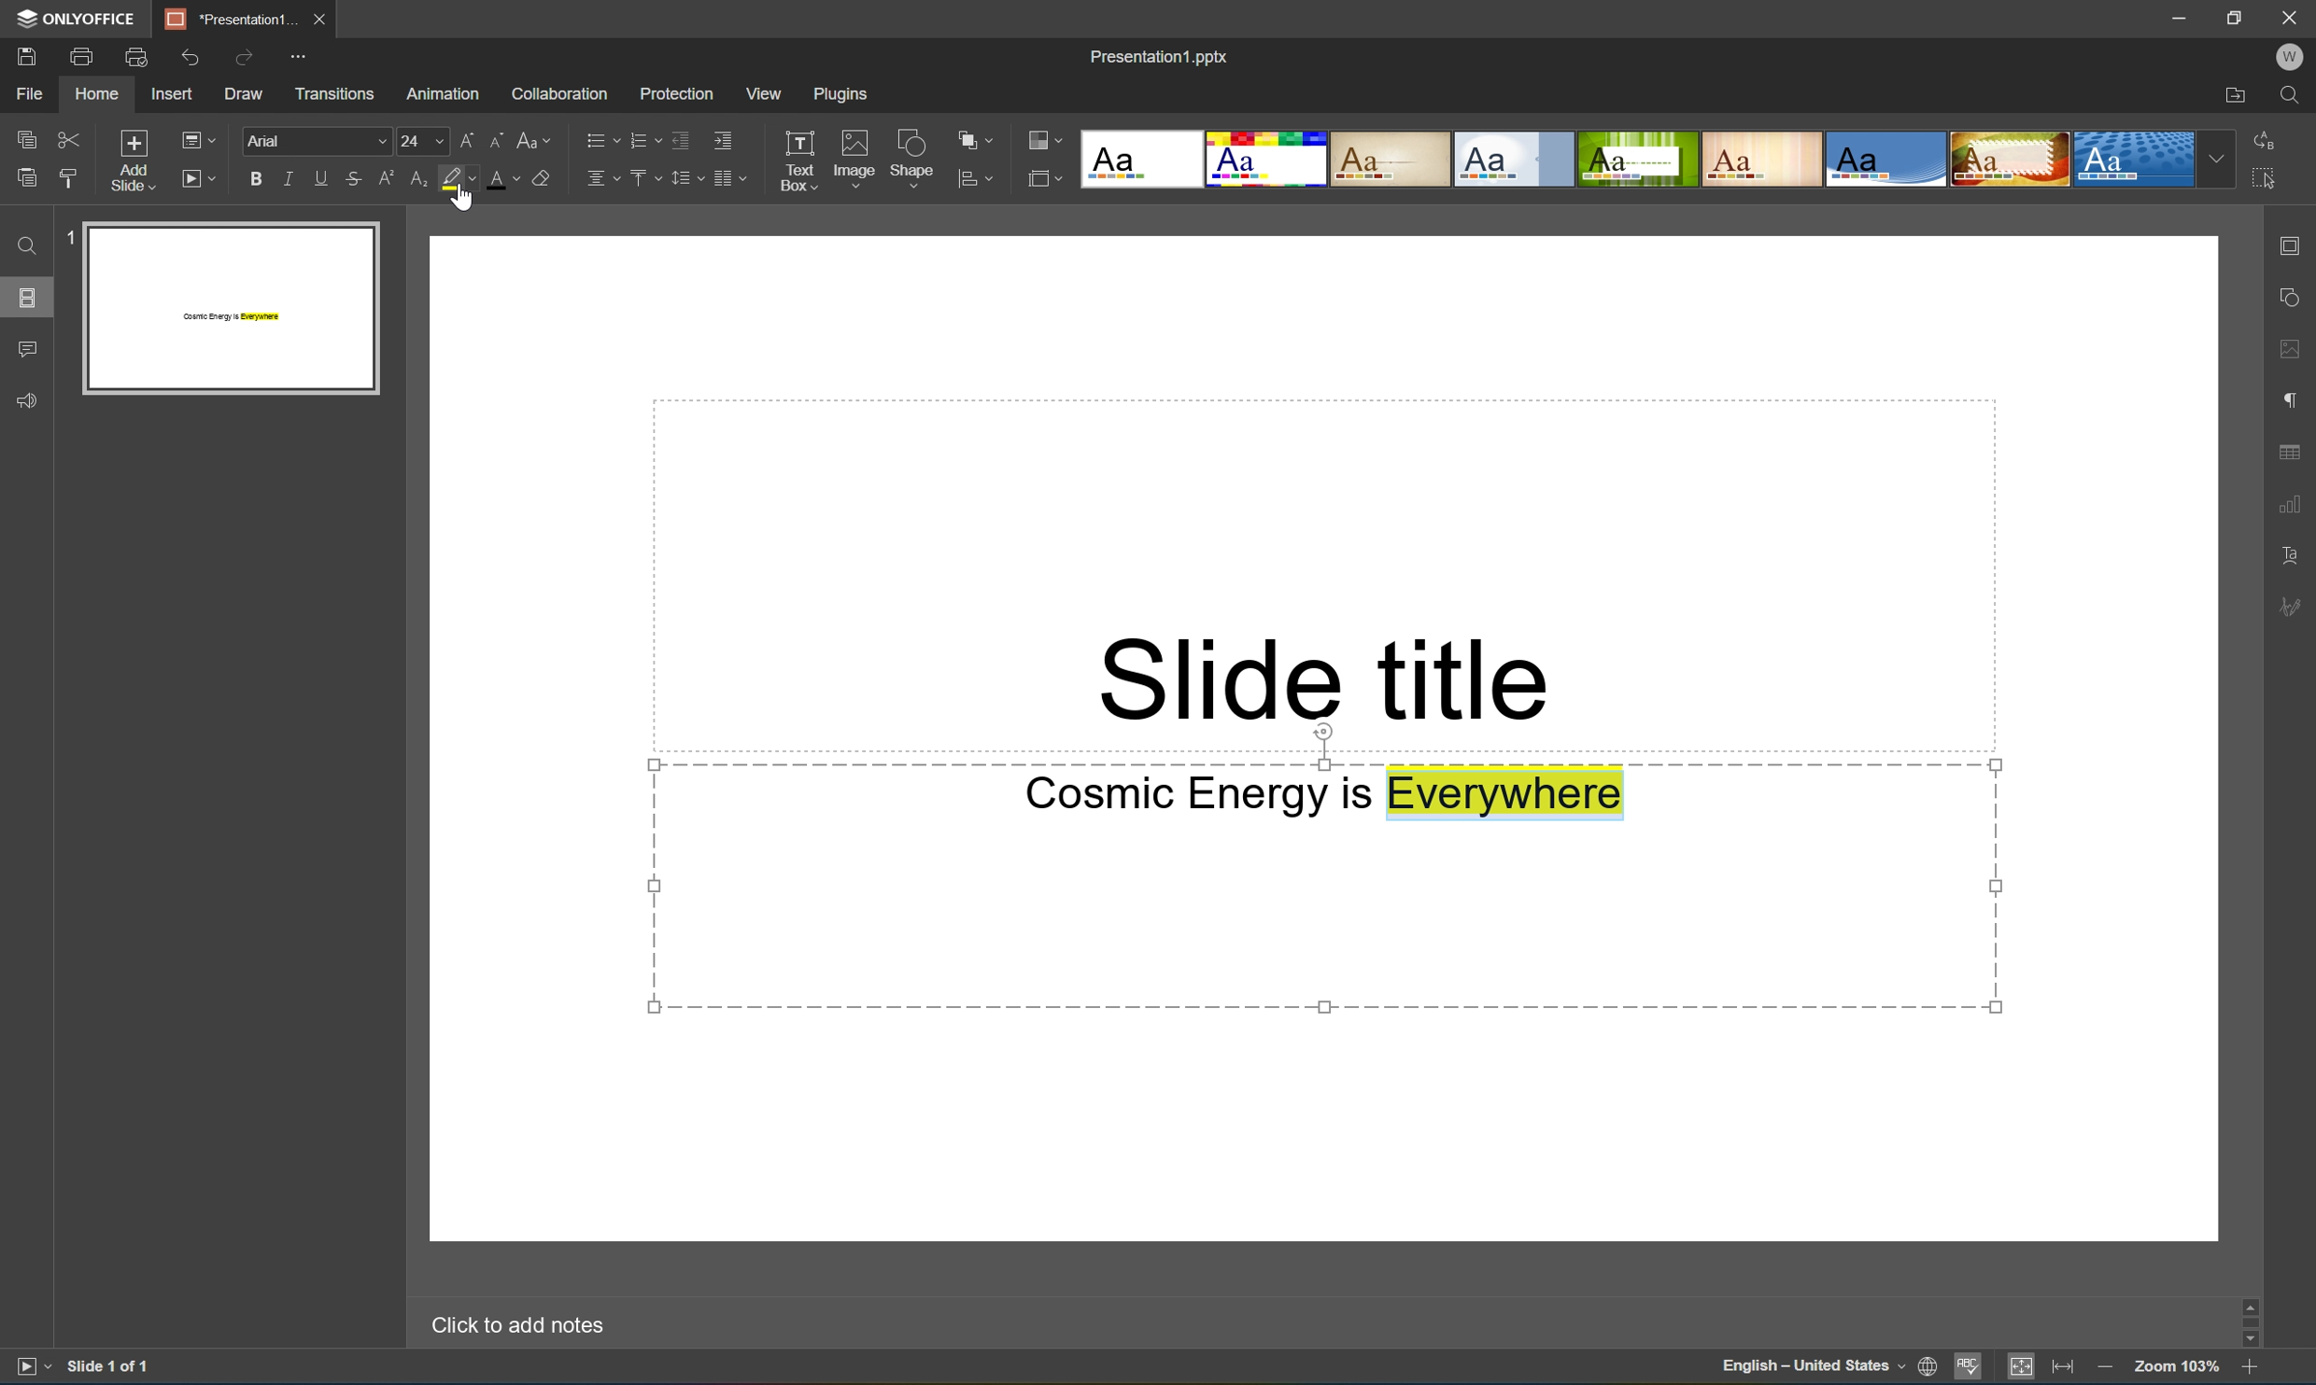 The width and height of the screenshot is (2316, 1385). Describe the element at coordinates (682, 136) in the screenshot. I see `Decrease indent` at that location.